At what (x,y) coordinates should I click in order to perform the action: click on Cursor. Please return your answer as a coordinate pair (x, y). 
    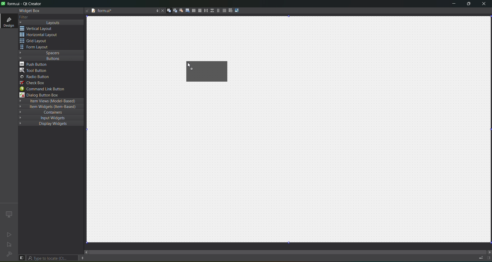
    Looking at the image, I should click on (188, 64).